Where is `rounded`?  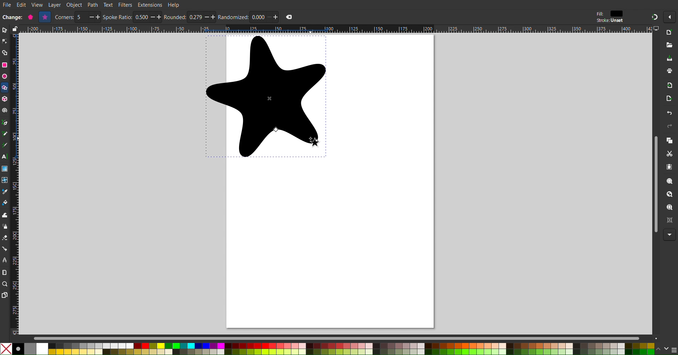
rounded is located at coordinates (176, 17).